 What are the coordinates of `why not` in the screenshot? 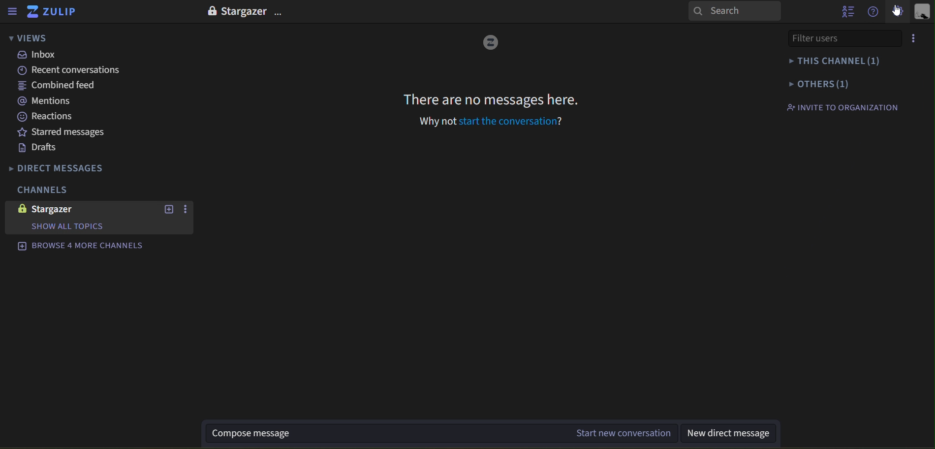 It's located at (436, 123).